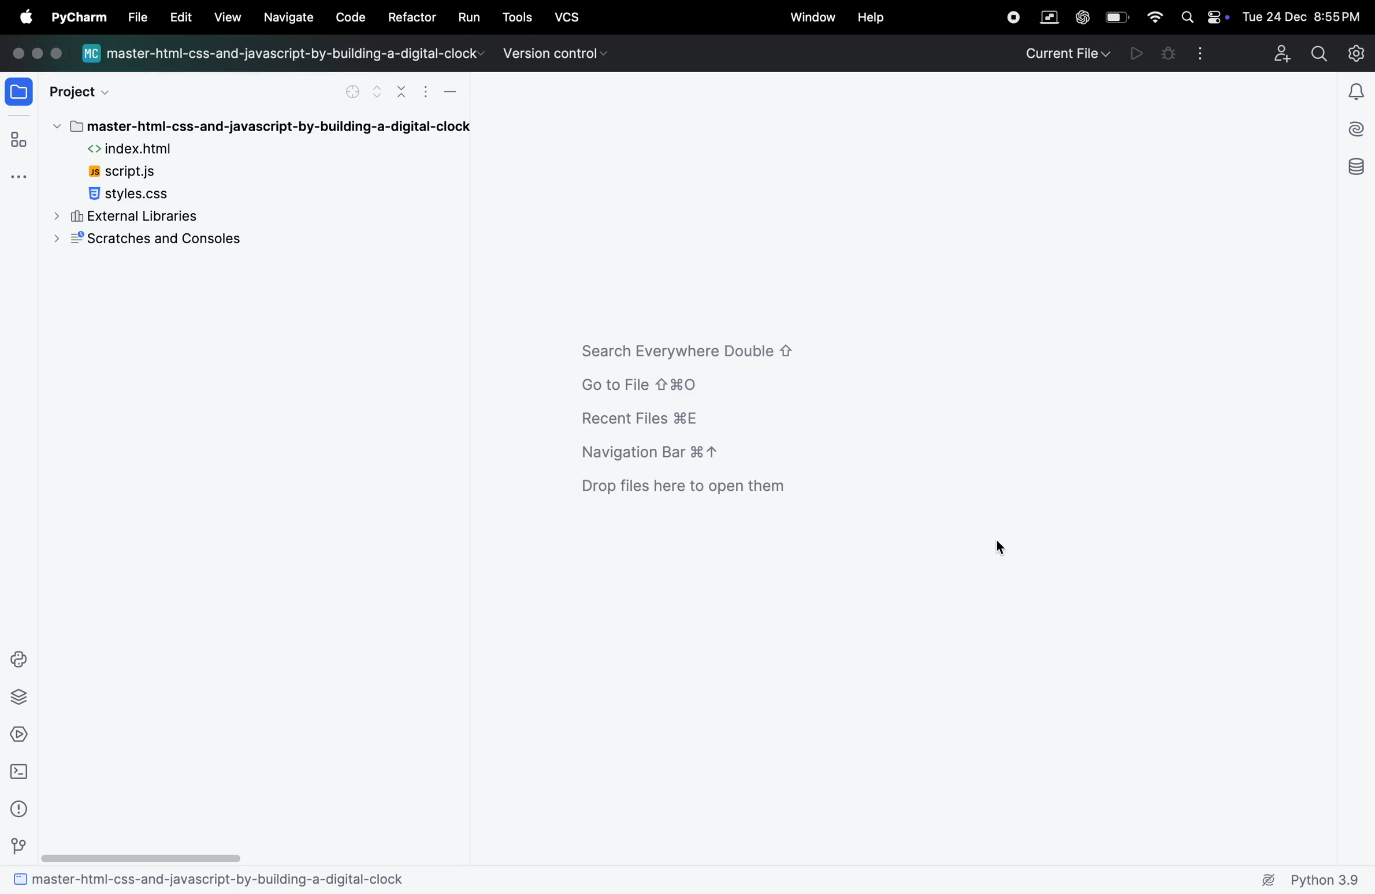 The image size is (1375, 894). I want to click on database, so click(1359, 169).